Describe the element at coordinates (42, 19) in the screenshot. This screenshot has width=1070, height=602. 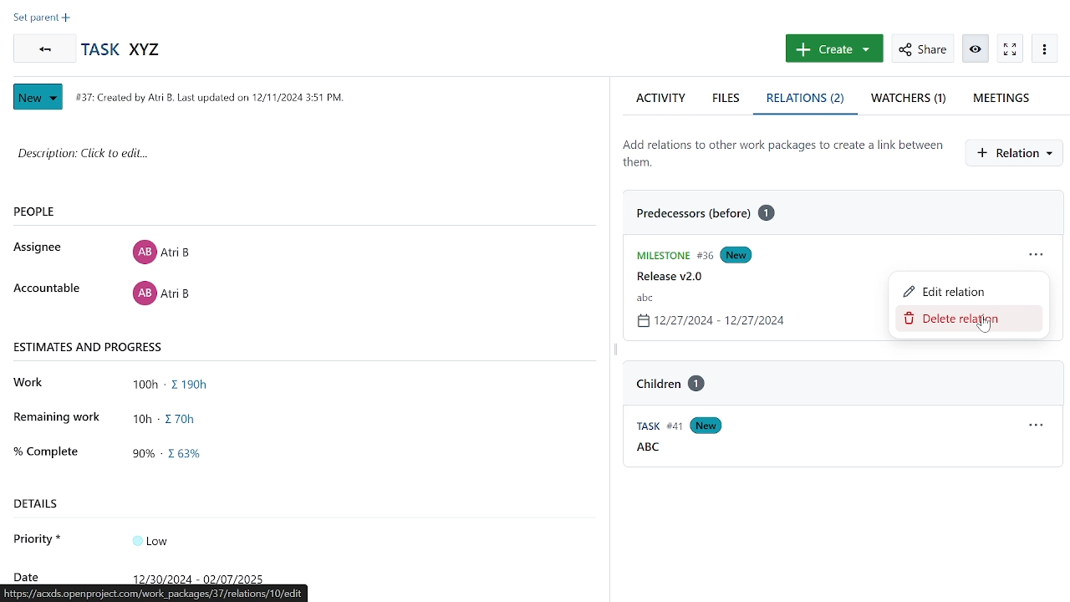
I see `set preset` at that location.